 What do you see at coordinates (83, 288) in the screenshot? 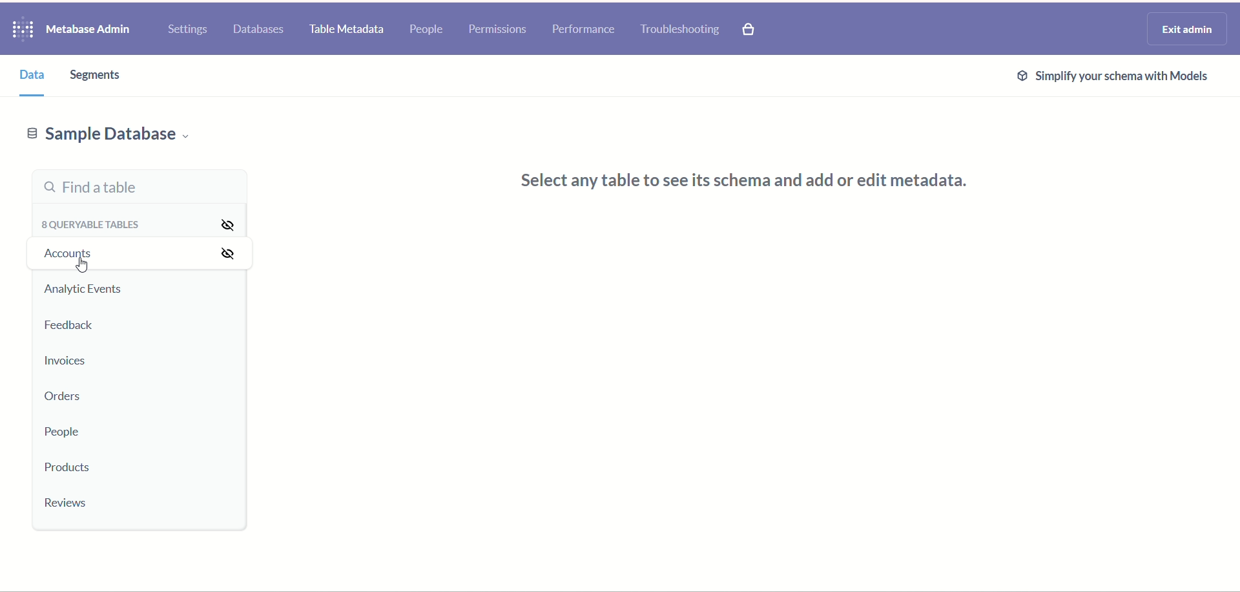
I see `analytic events` at bounding box center [83, 288].